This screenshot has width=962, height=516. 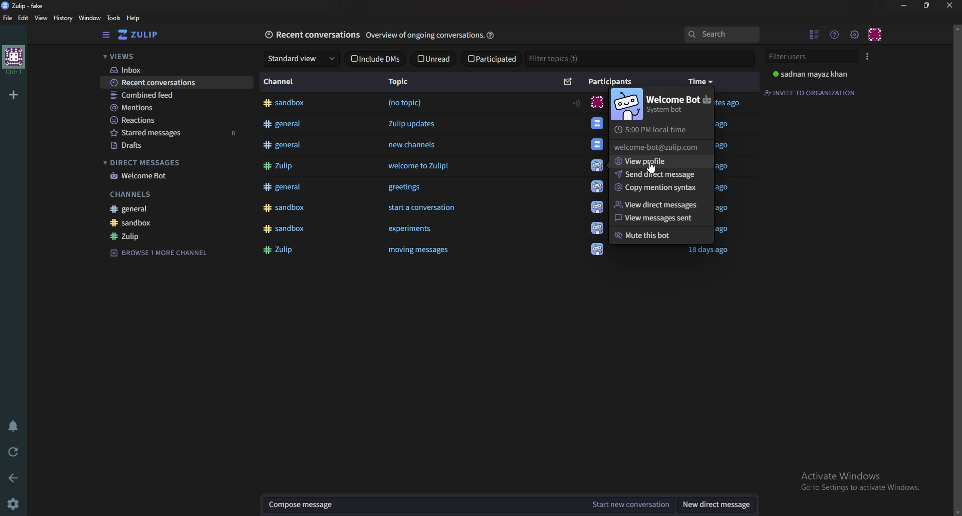 I want to click on Zulip updates, so click(x=410, y=124).